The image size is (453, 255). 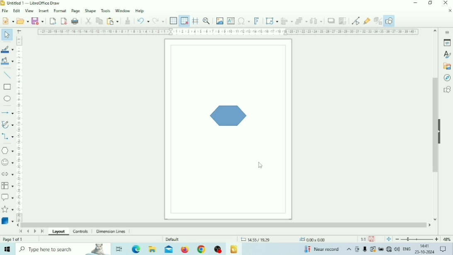 I want to click on Callout Shapes, so click(x=7, y=197).